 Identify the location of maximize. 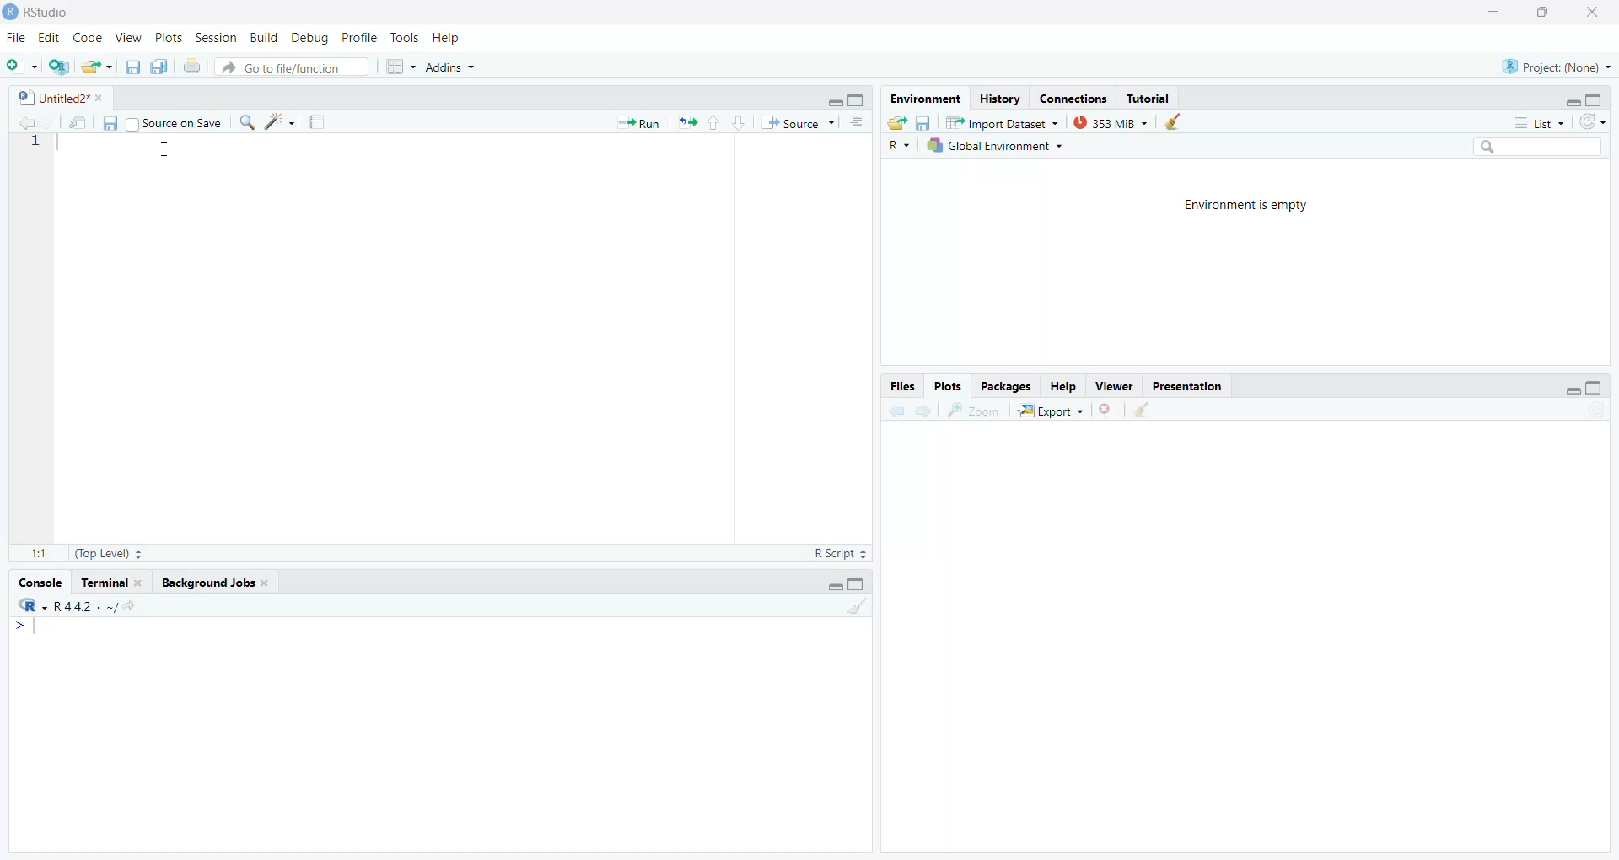
(1537, 12).